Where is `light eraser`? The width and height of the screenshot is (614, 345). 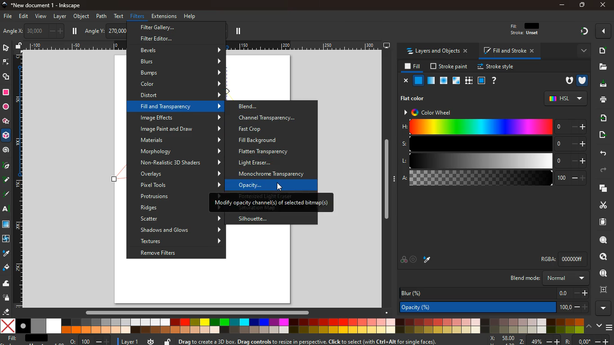
light eraser is located at coordinates (269, 163).